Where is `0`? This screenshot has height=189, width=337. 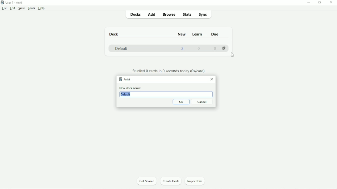
0 is located at coordinates (215, 48).